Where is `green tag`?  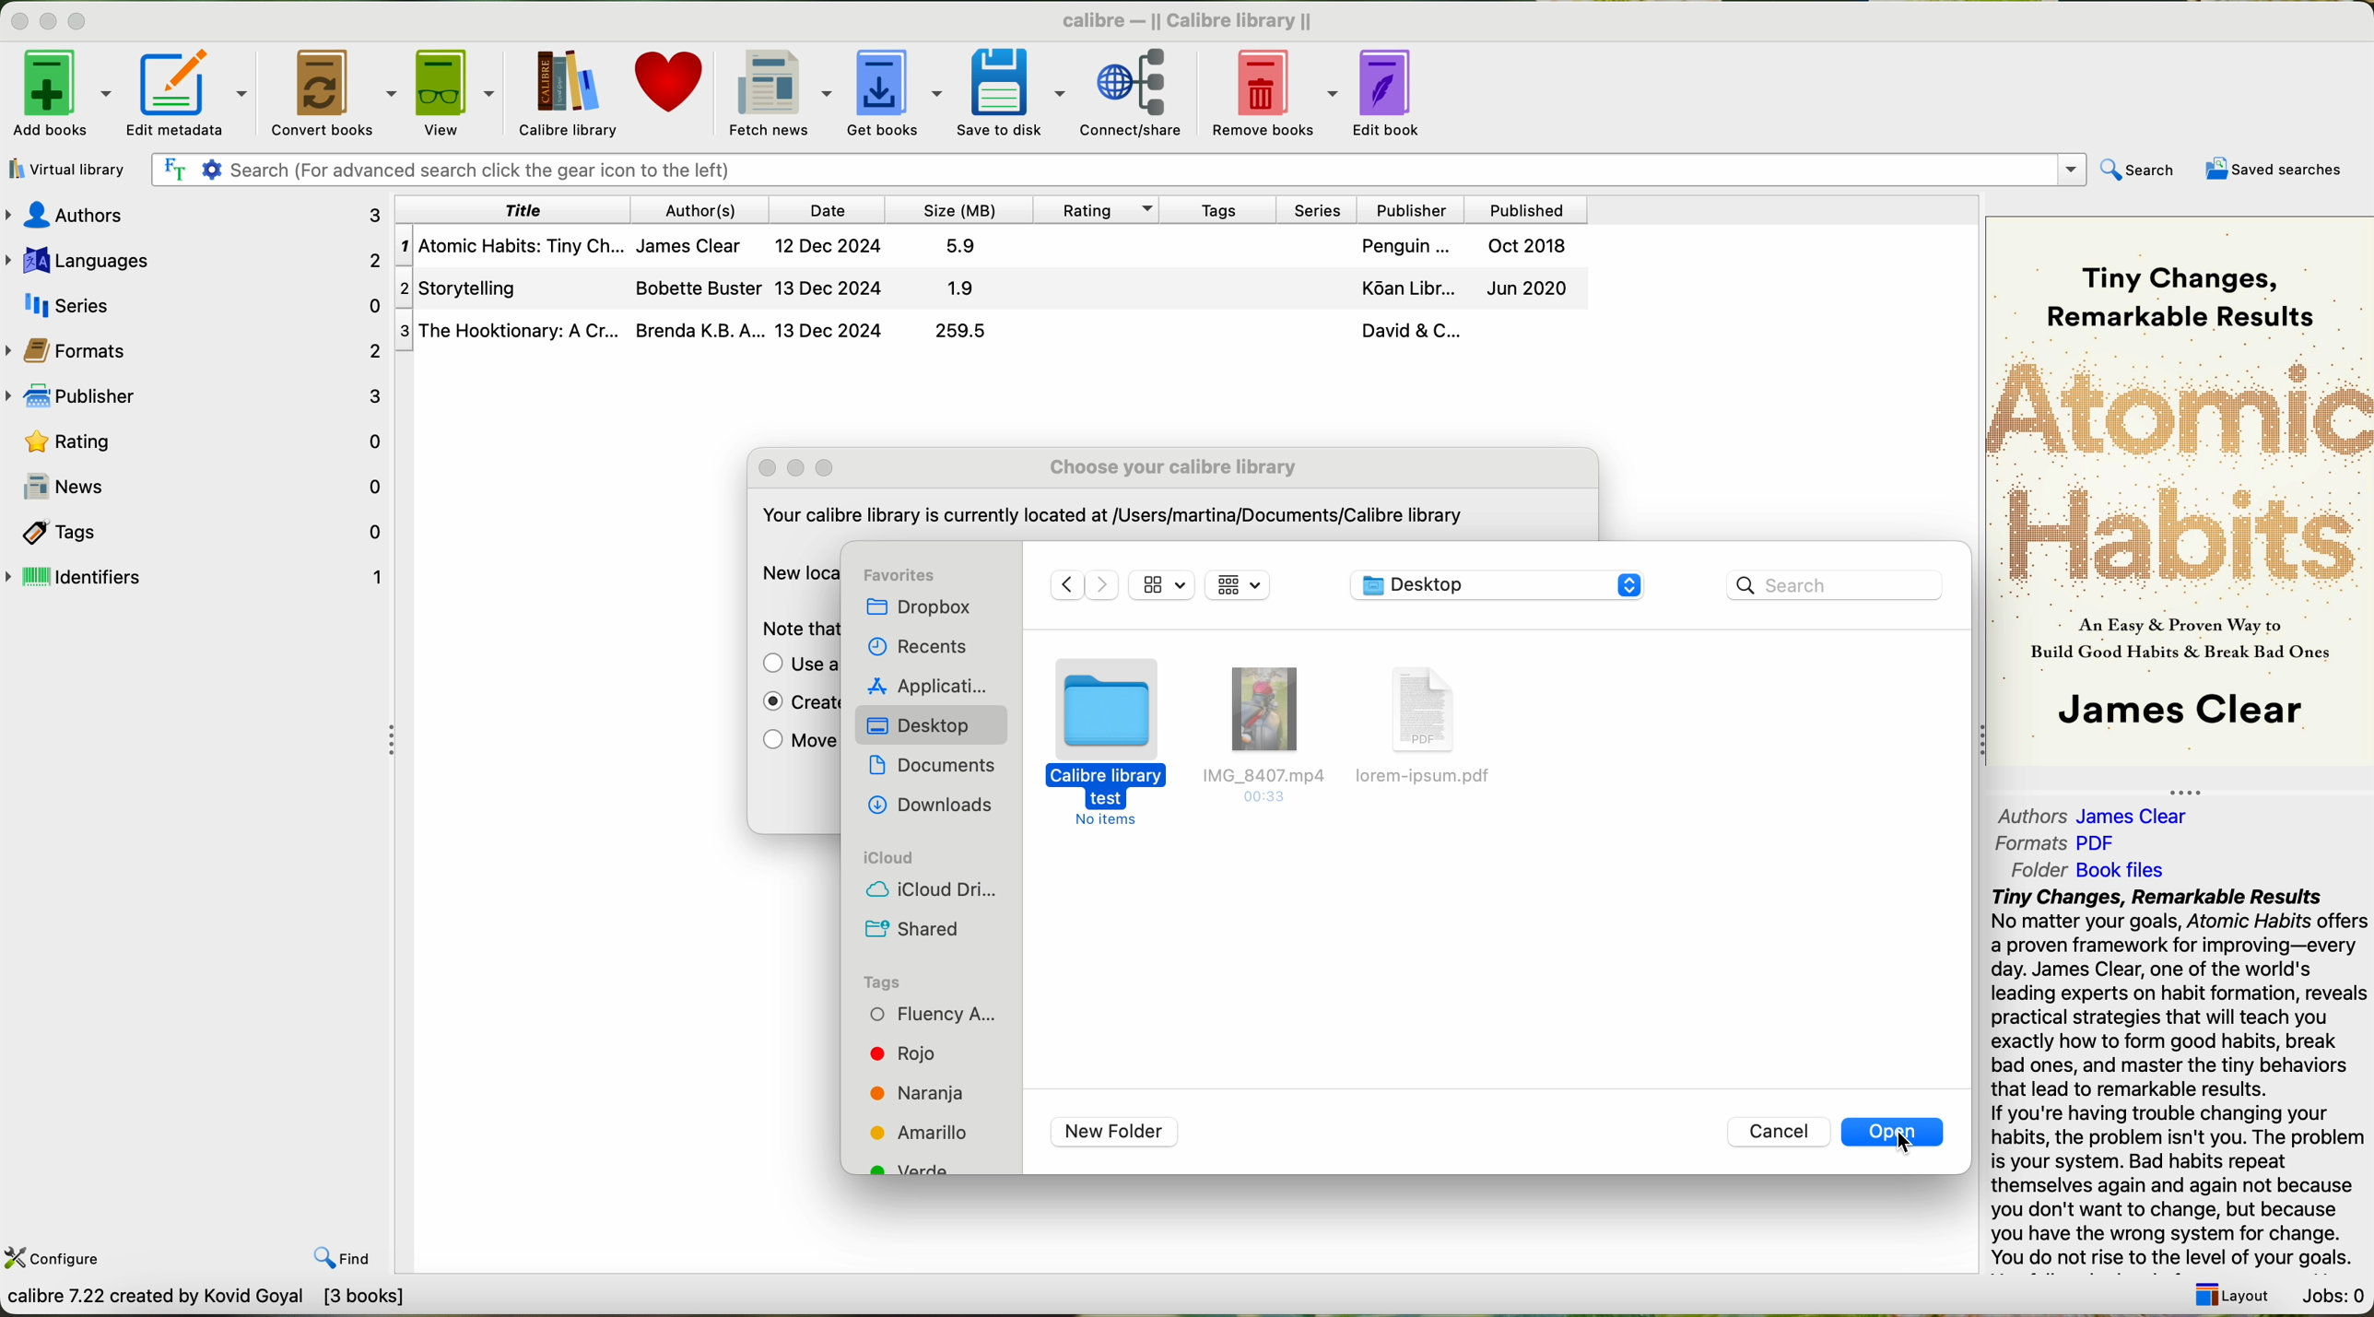 green tag is located at coordinates (918, 1168).